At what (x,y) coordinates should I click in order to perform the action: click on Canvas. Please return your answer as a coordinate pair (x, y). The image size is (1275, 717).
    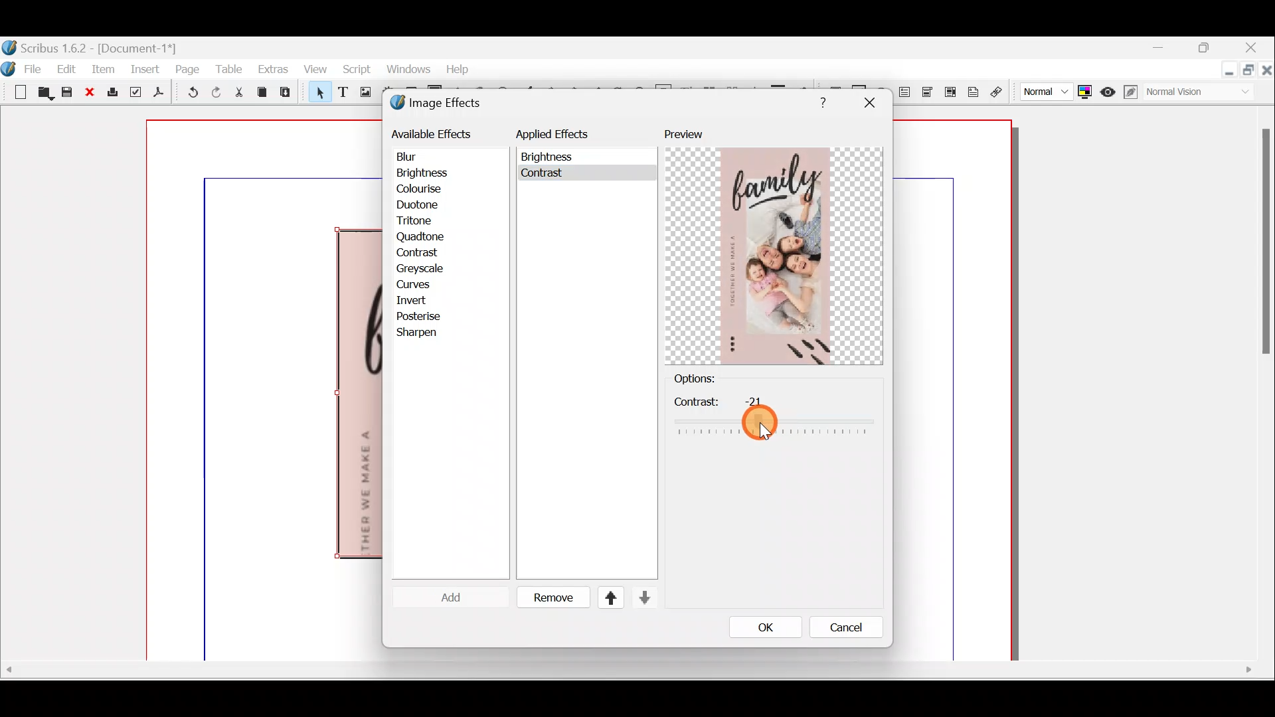
    Looking at the image, I should click on (265, 391).